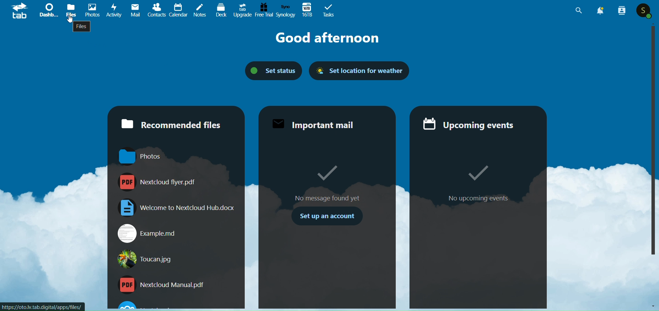  What do you see at coordinates (176, 157) in the screenshot?
I see `Photos` at bounding box center [176, 157].